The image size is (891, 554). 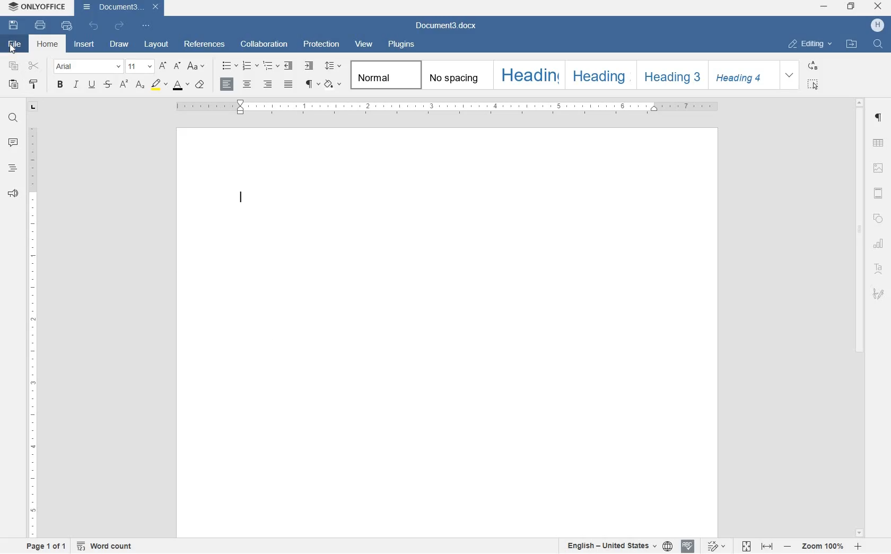 What do you see at coordinates (60, 85) in the screenshot?
I see `bold` at bounding box center [60, 85].